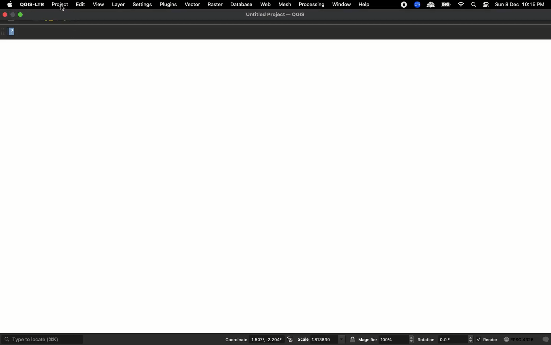  I want to click on Web, so click(266, 4).